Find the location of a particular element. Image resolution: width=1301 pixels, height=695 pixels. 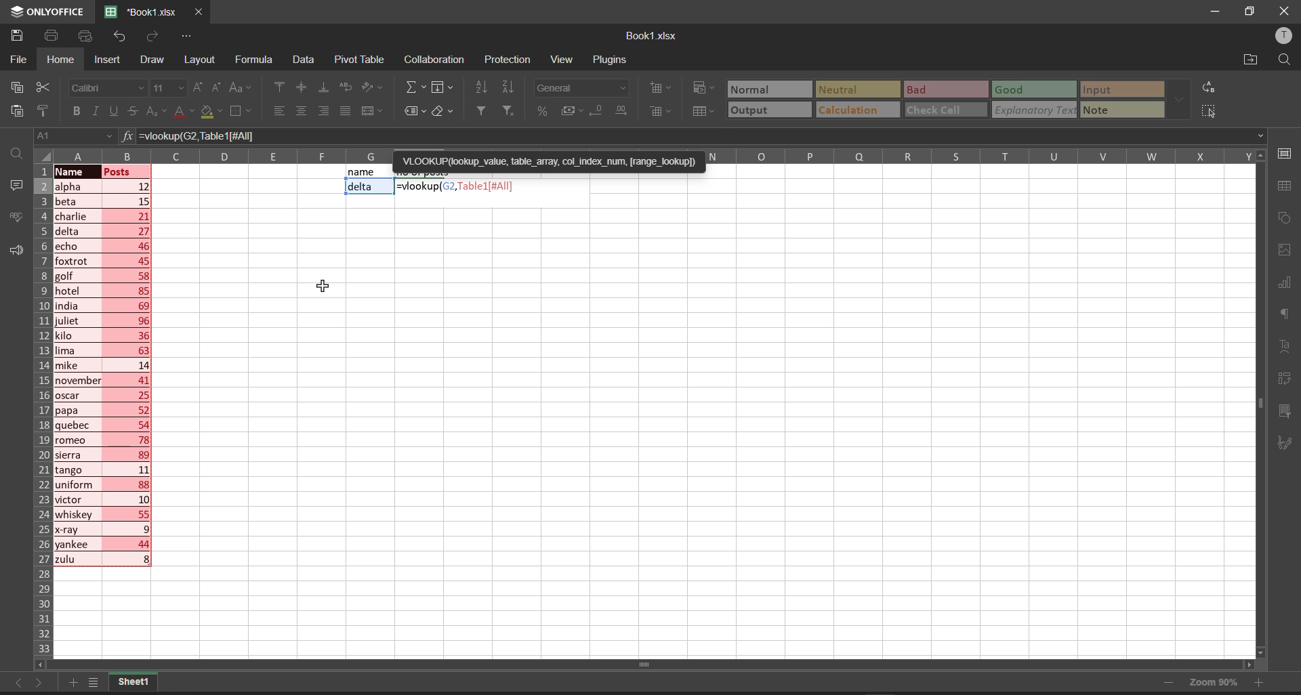

align bottom is located at coordinates (323, 87).